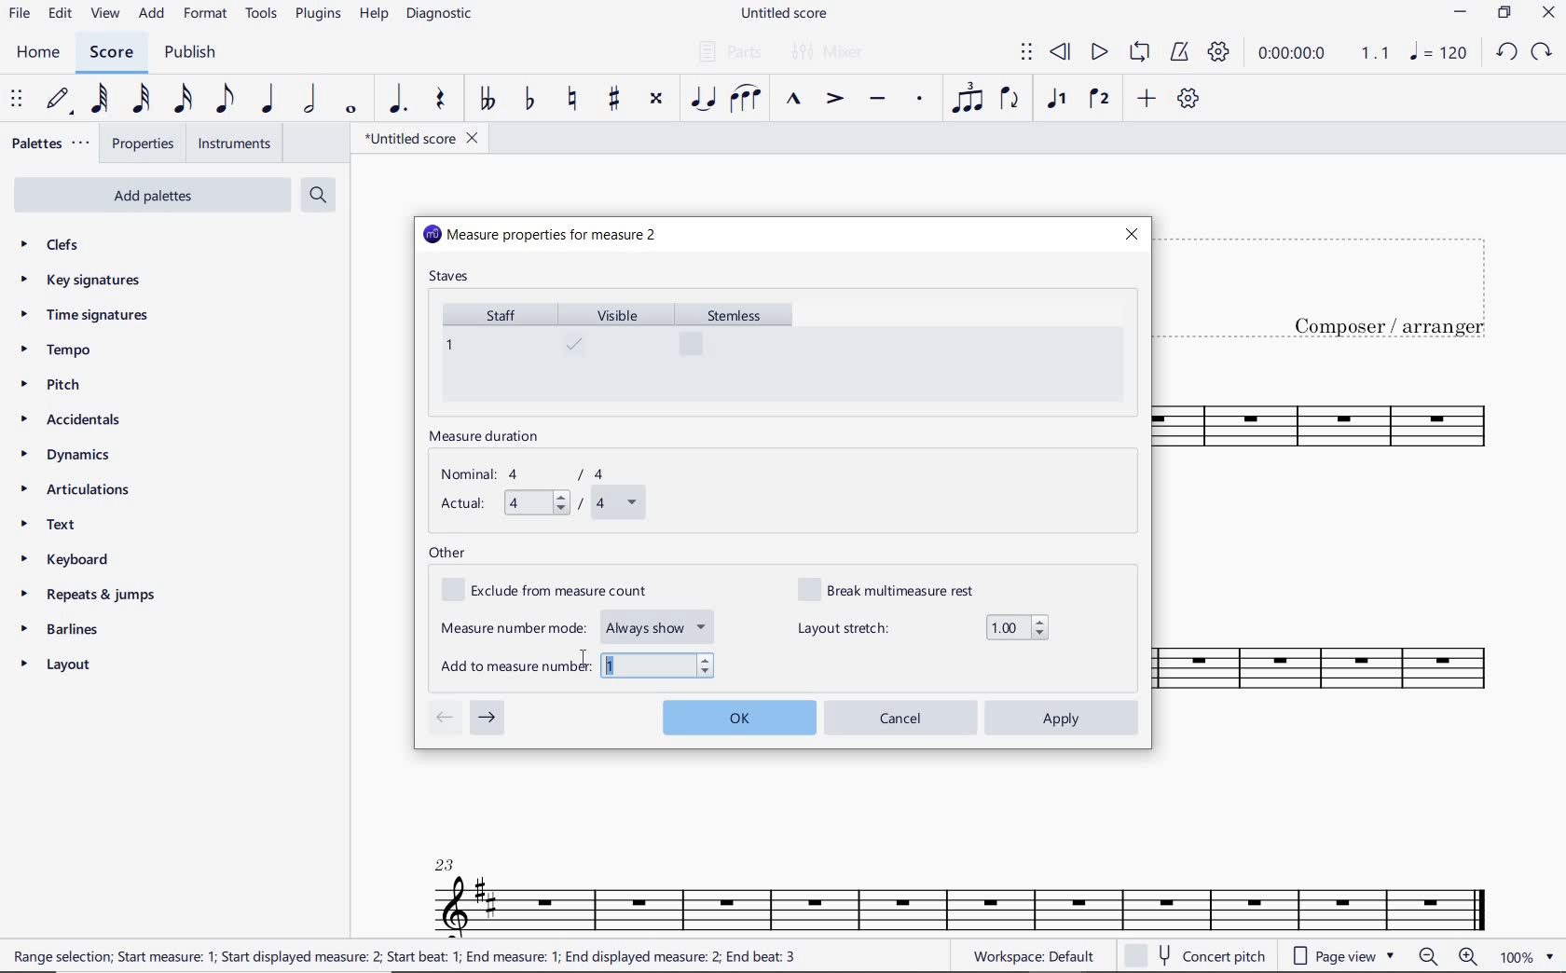 Image resolution: width=1566 pixels, height=973 pixels. Describe the element at coordinates (1437, 53) in the screenshot. I see `NOTE` at that location.